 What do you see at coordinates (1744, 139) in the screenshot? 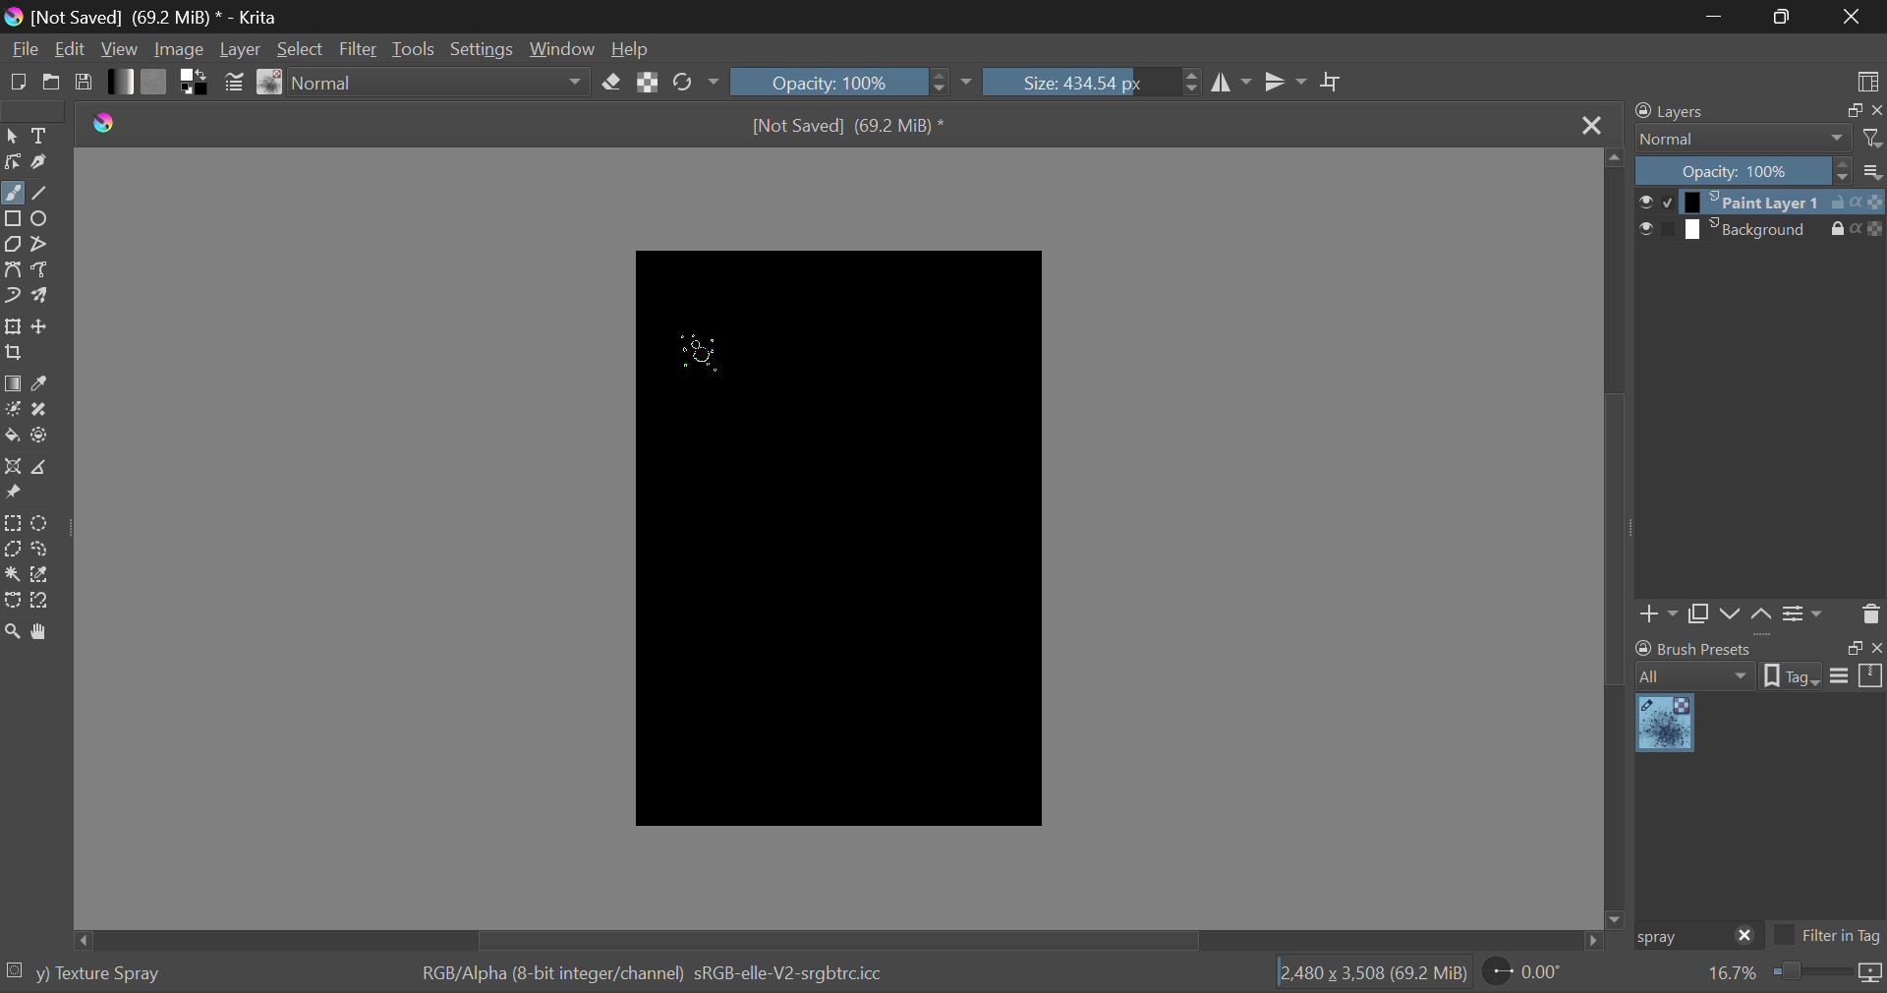
I see `normal` at bounding box center [1744, 139].